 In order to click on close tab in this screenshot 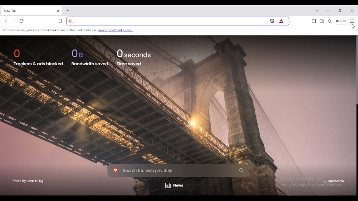, I will do `click(58, 11)`.